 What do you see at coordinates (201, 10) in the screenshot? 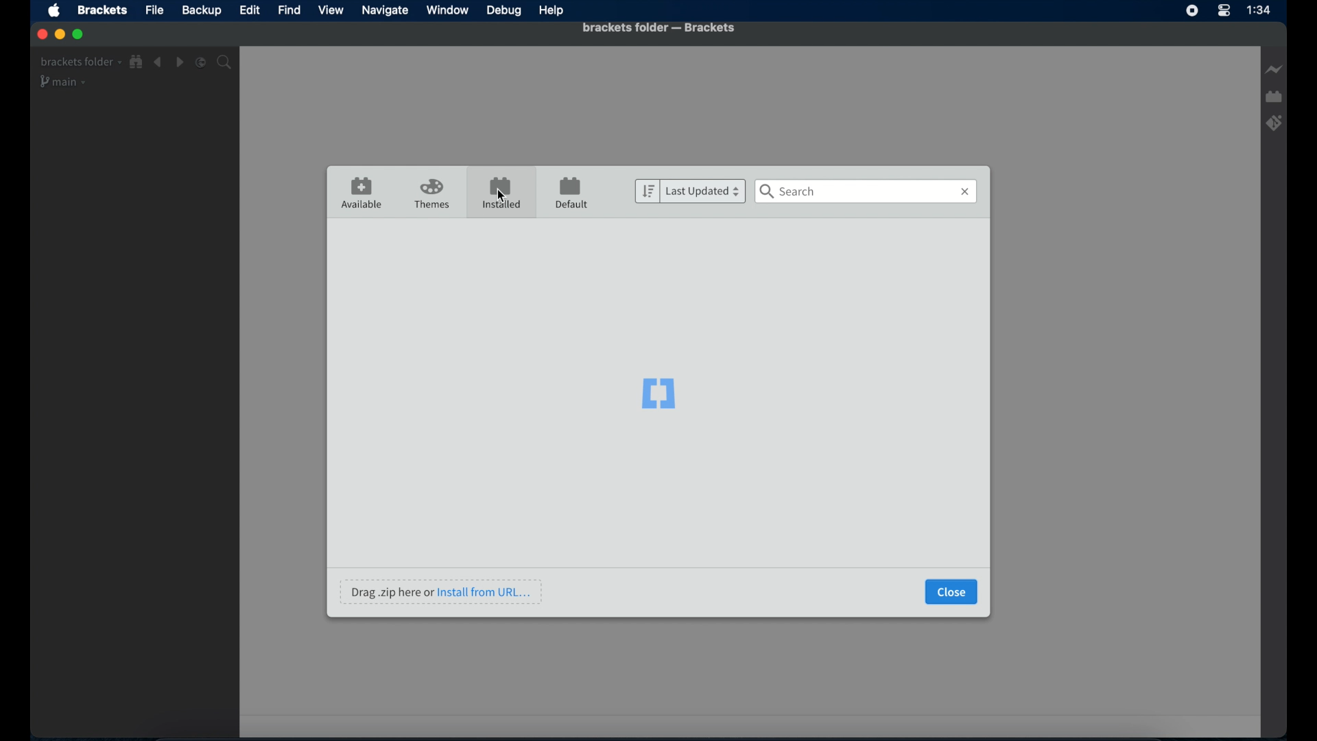
I see `Backup` at bounding box center [201, 10].